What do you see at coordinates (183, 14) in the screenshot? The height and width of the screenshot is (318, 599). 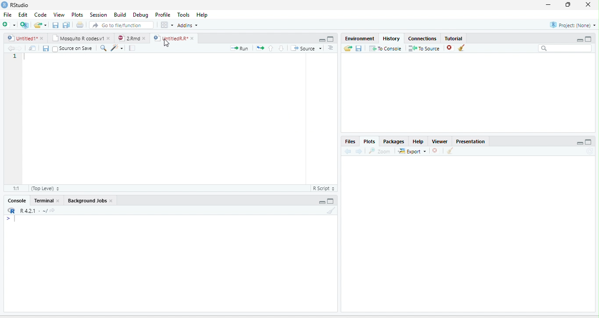 I see `Tools` at bounding box center [183, 14].